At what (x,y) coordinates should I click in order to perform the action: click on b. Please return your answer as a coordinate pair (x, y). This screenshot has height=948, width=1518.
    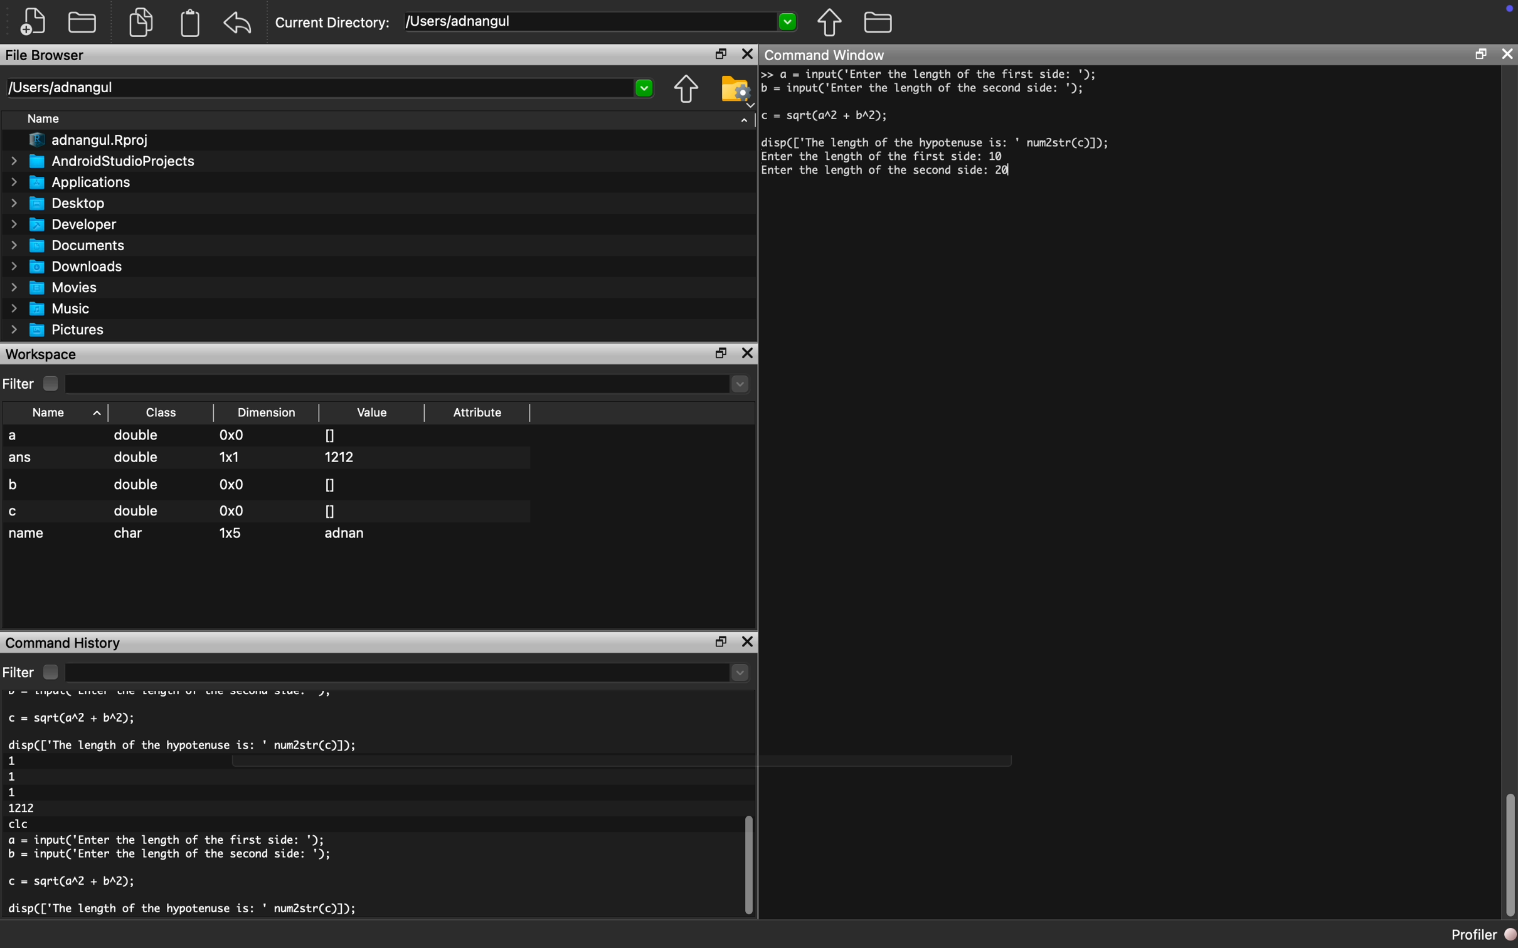
    Looking at the image, I should click on (19, 483).